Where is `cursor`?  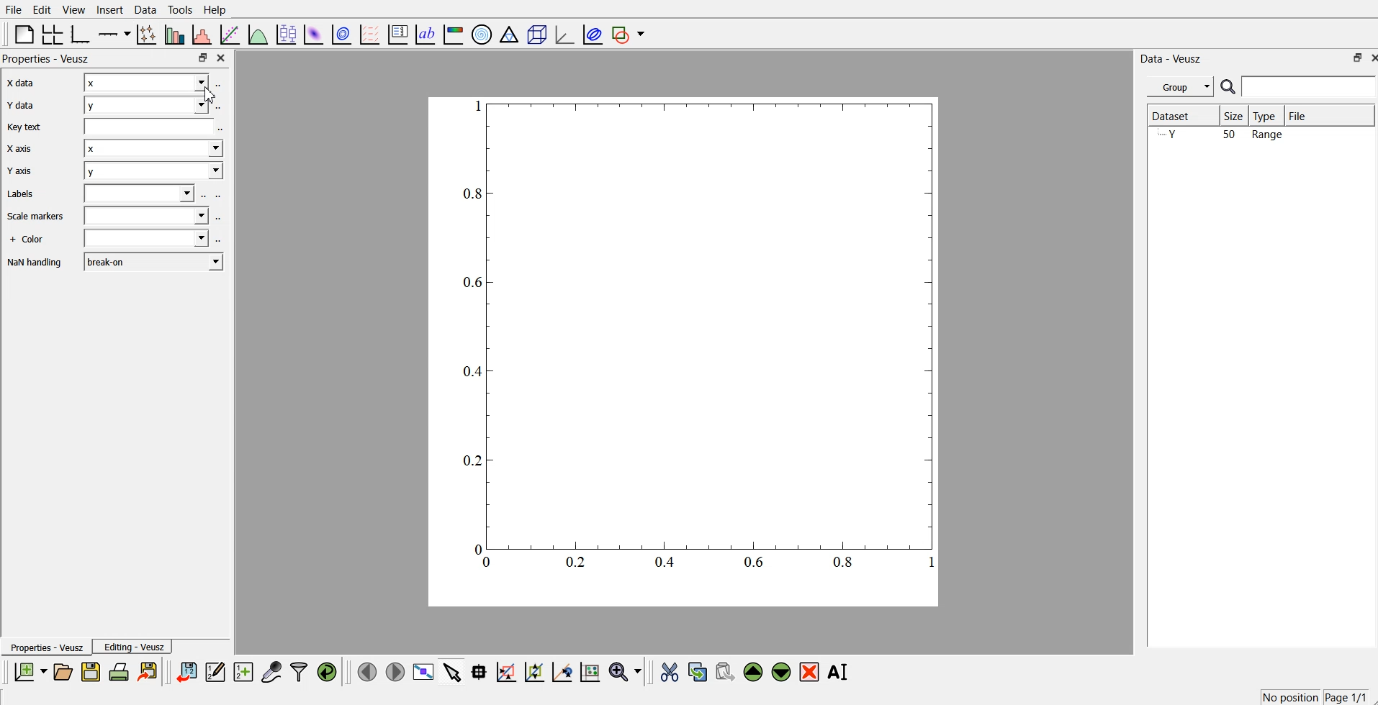 cursor is located at coordinates (214, 95).